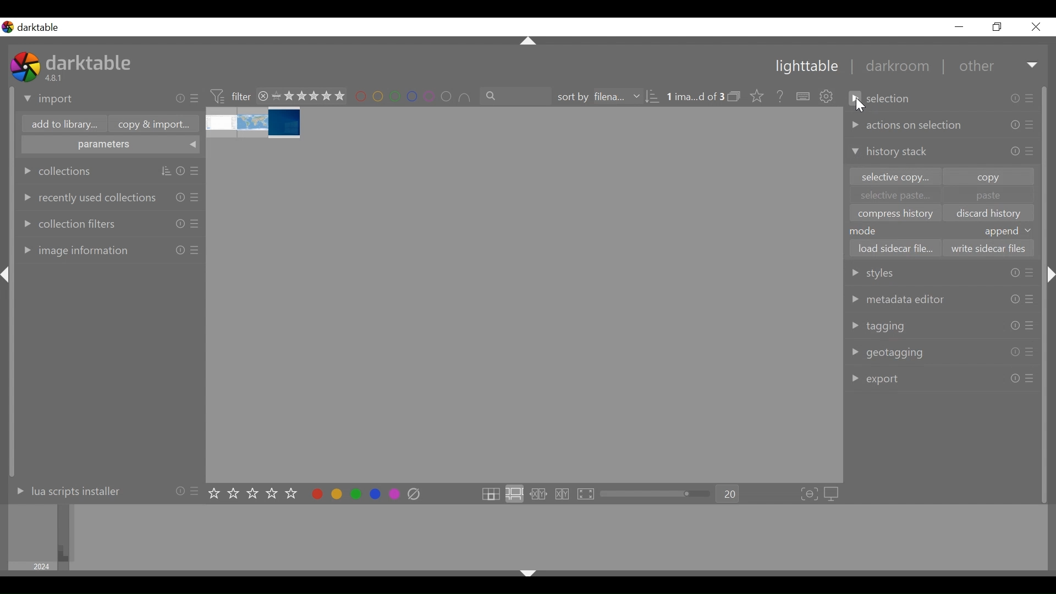  Describe the element at coordinates (196, 99) in the screenshot. I see `presets` at that location.